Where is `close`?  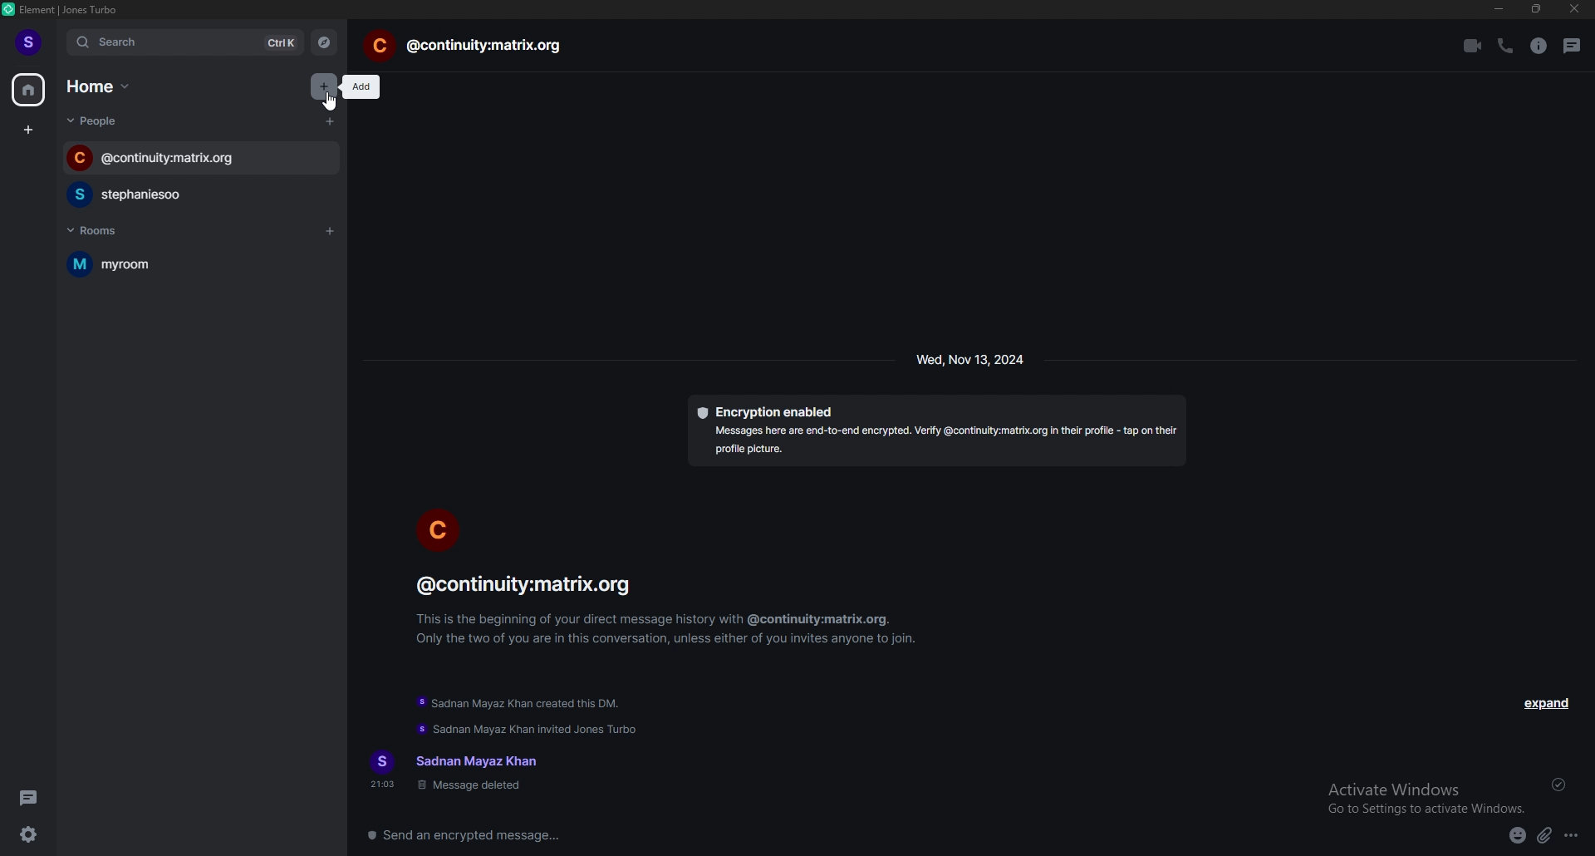
close is located at coordinates (1573, 9).